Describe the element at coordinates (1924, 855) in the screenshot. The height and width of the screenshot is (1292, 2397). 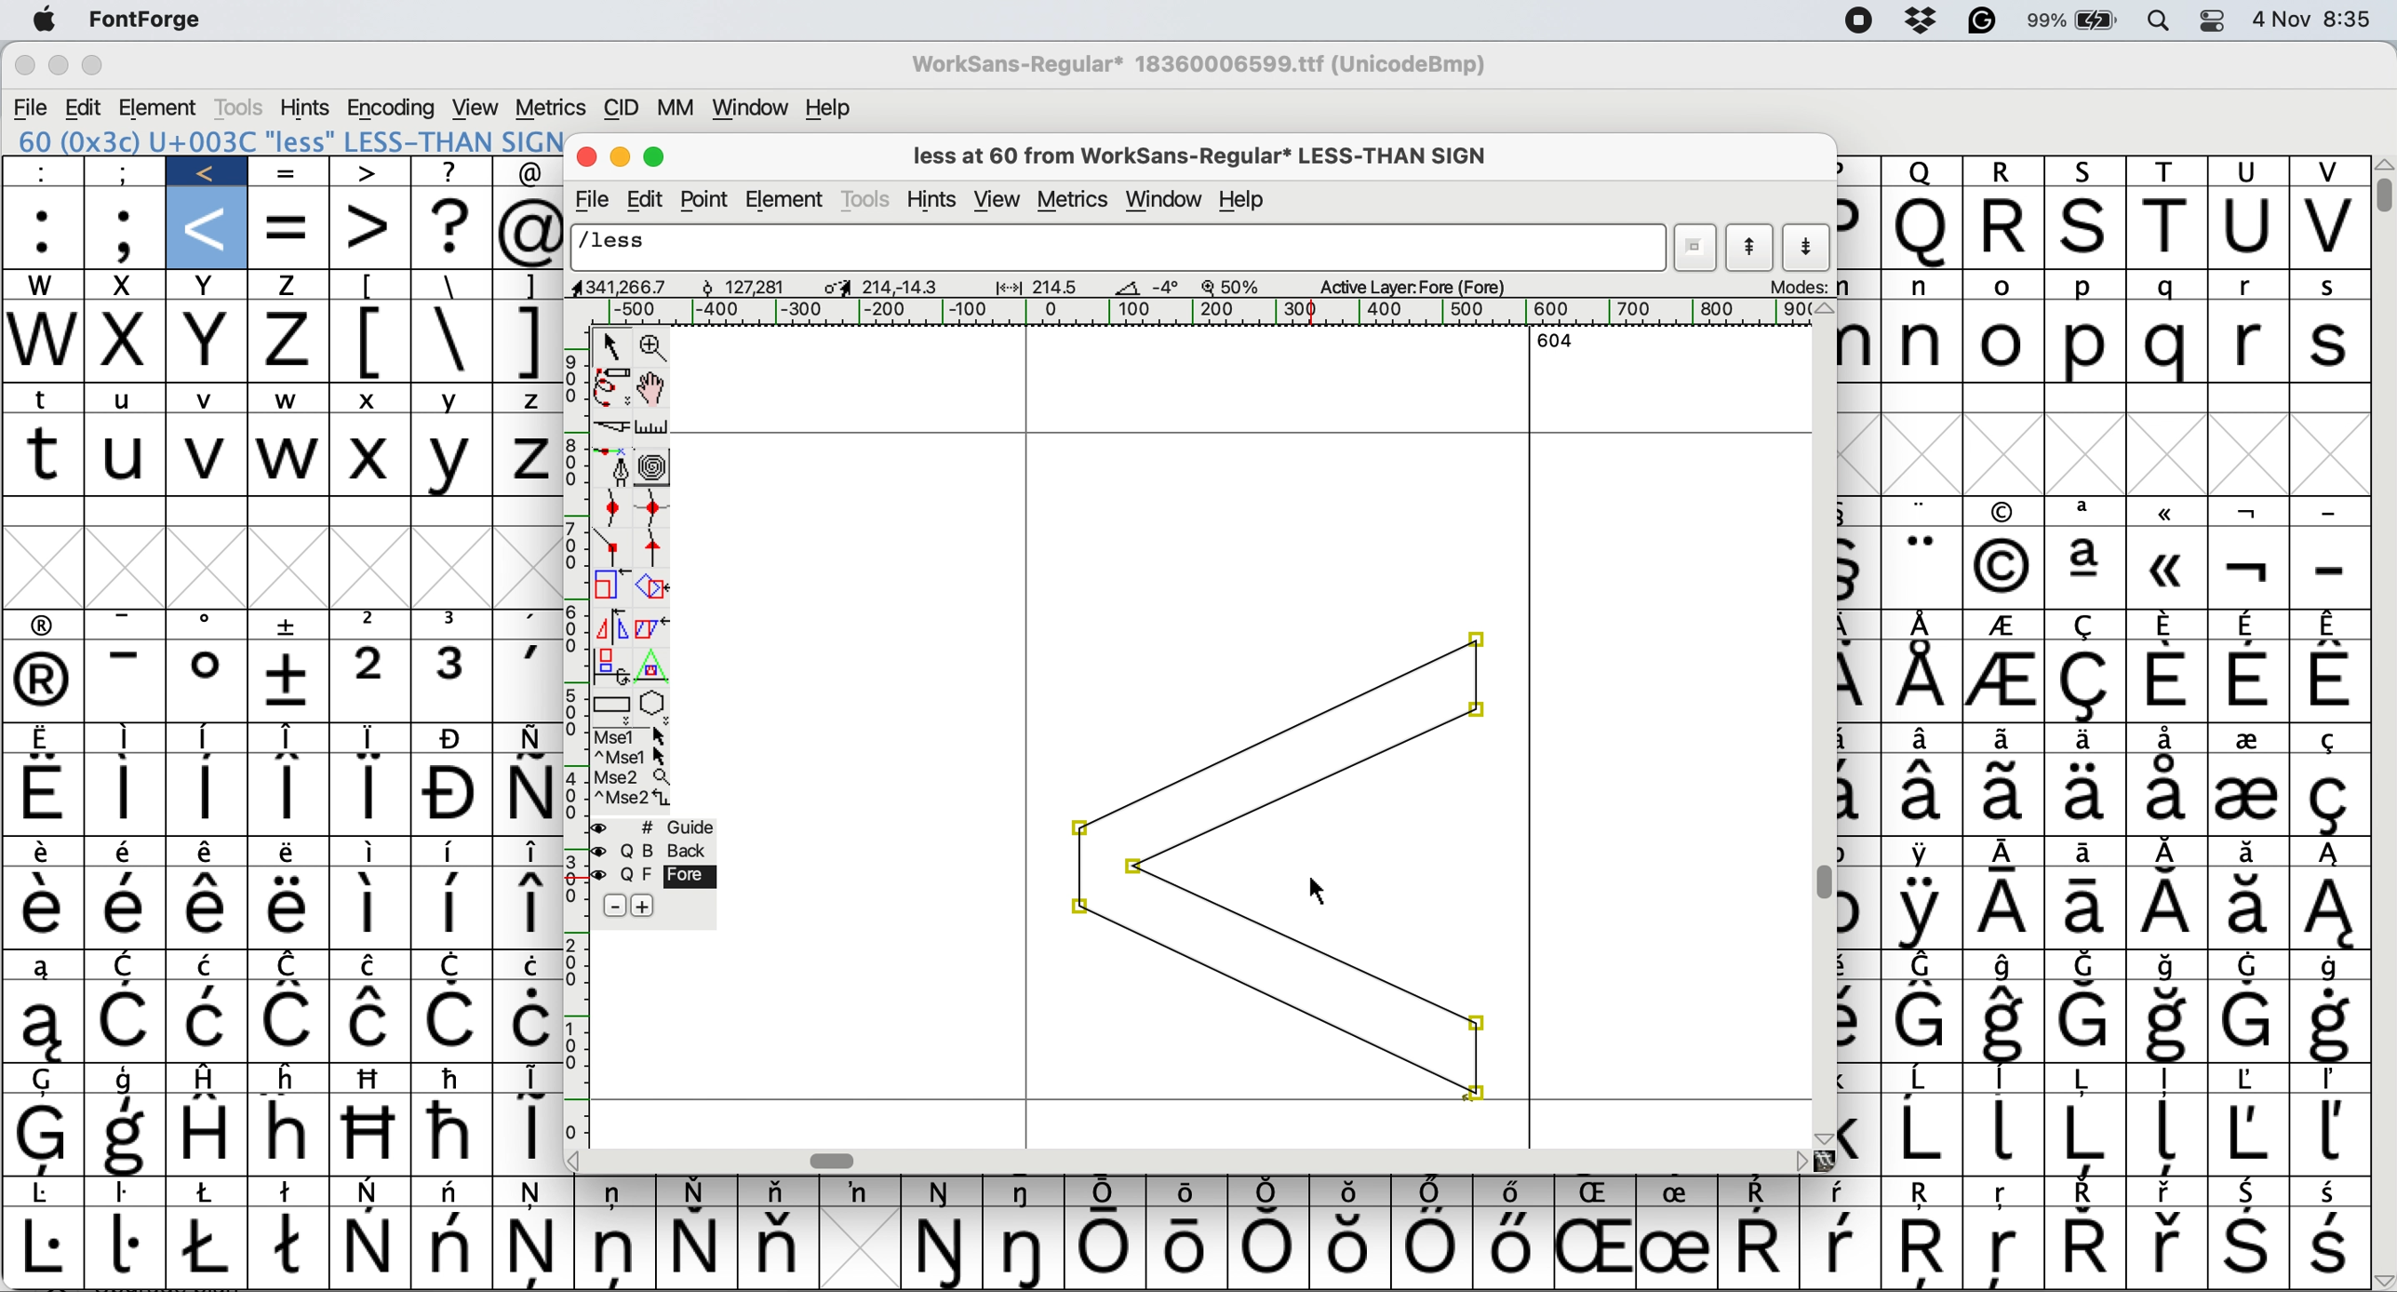
I see `Symbol` at that location.